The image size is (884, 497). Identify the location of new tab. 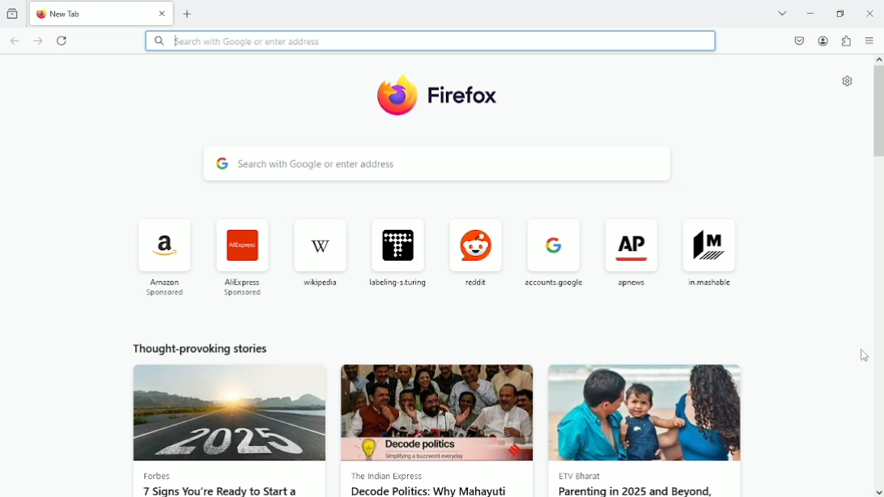
(99, 14).